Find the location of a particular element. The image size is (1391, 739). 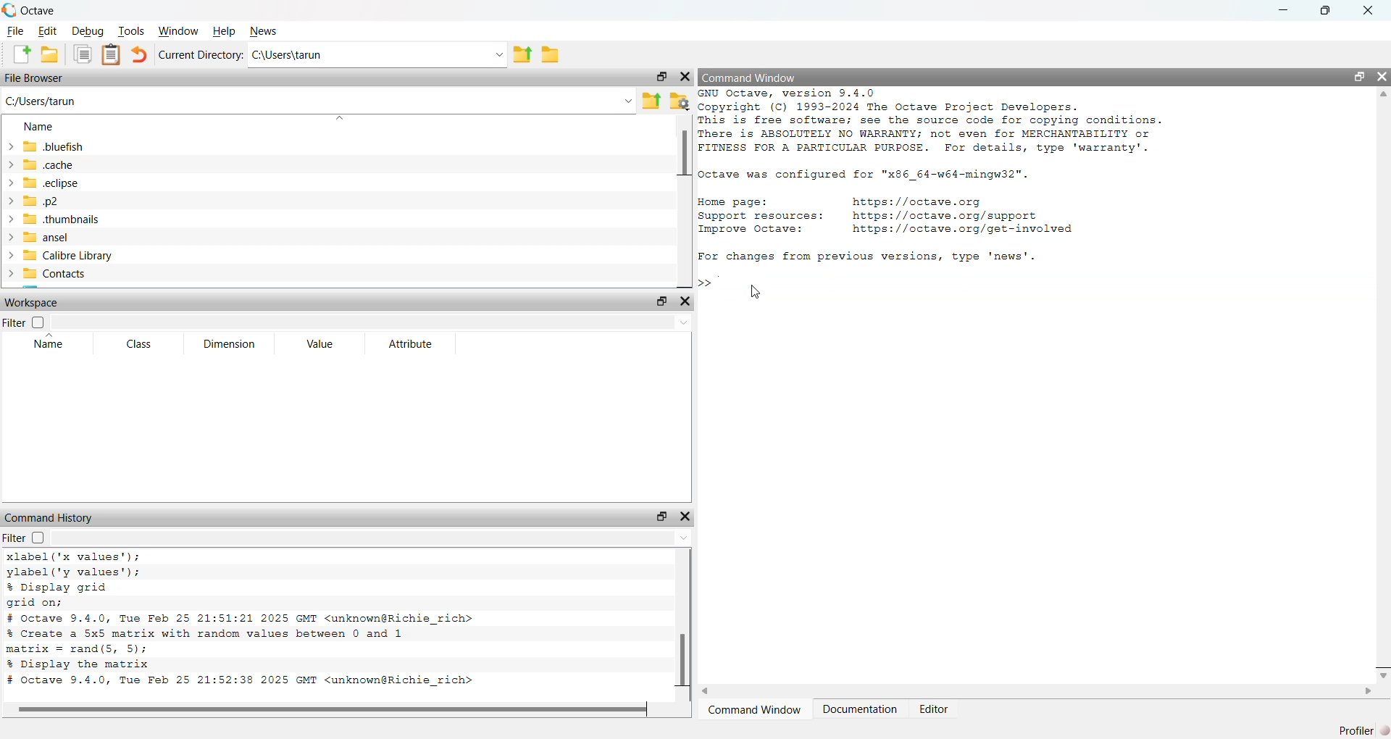

close is located at coordinates (1372, 11).